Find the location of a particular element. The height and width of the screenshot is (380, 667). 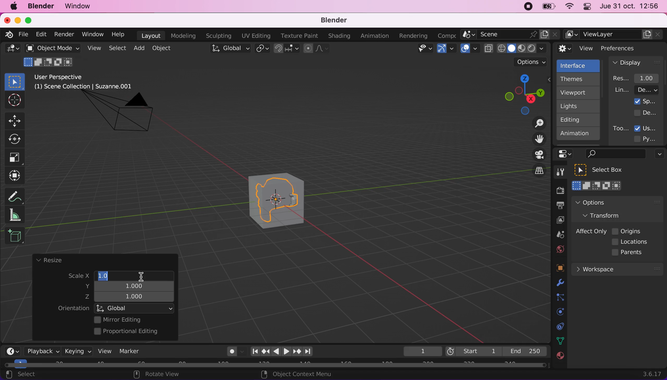

lights is located at coordinates (580, 106).